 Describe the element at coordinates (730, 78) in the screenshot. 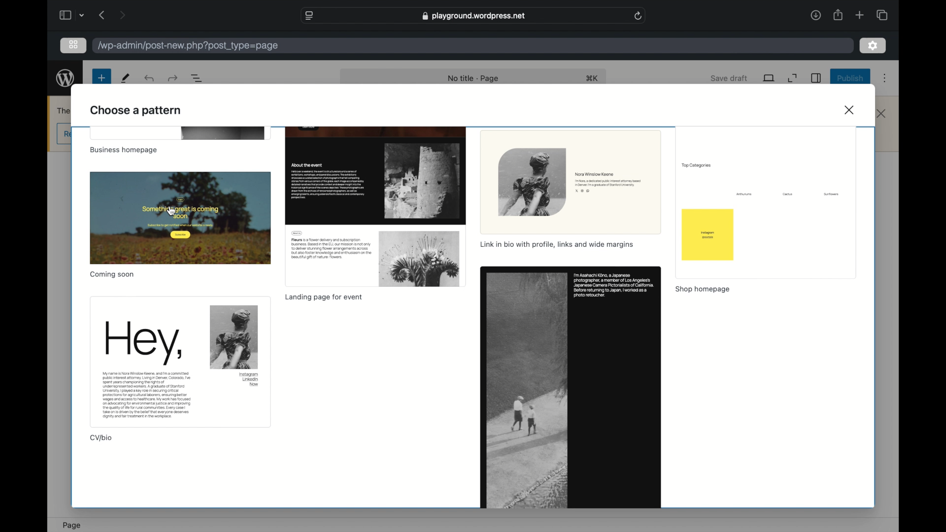

I see `save draft` at that location.